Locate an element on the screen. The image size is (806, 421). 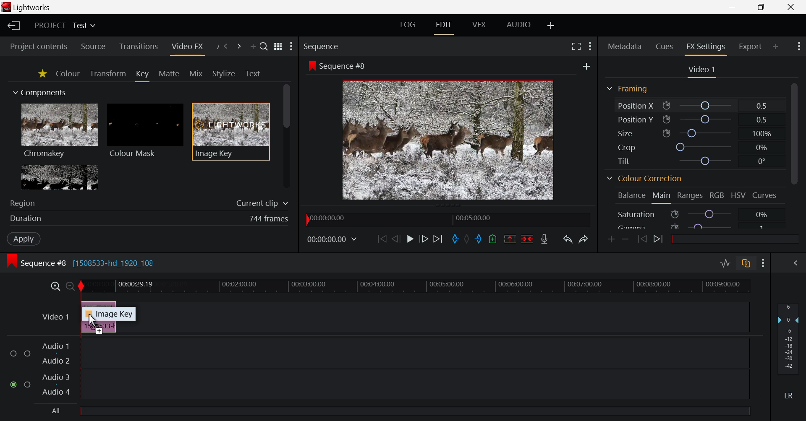
Text is located at coordinates (252, 73).